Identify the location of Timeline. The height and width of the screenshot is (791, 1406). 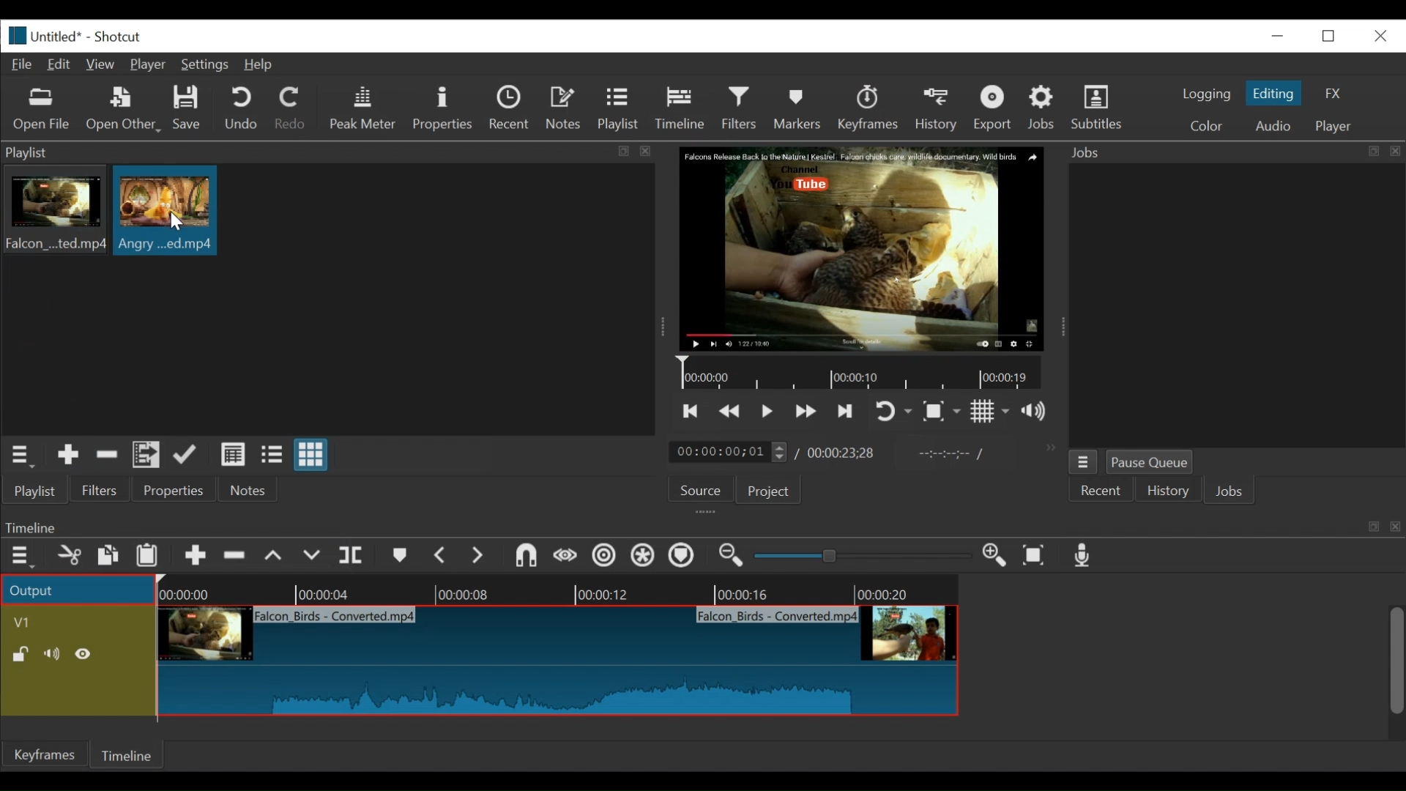
(684, 105).